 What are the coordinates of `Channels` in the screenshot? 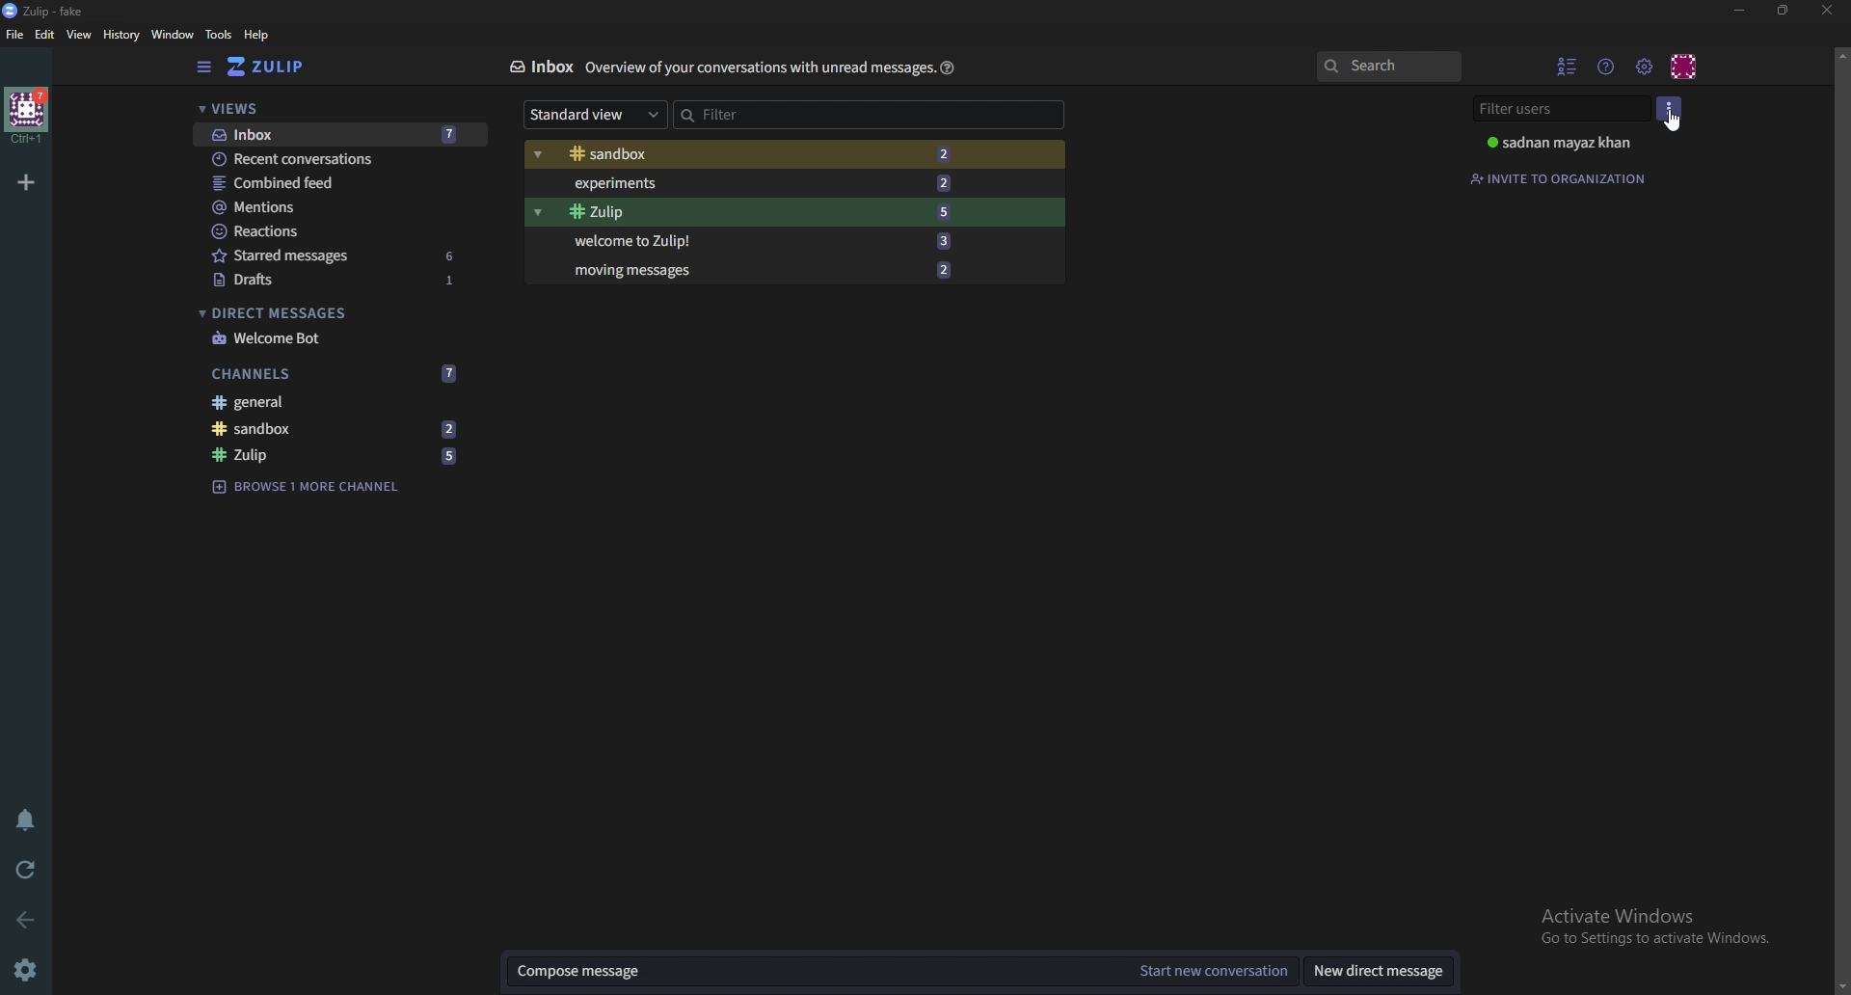 It's located at (332, 373).